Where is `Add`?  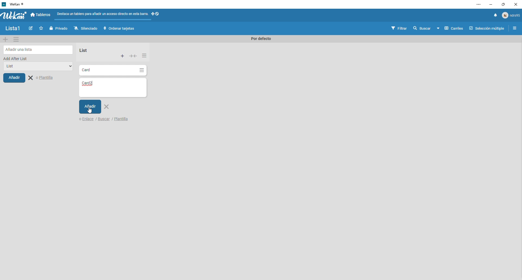
Add is located at coordinates (14, 77).